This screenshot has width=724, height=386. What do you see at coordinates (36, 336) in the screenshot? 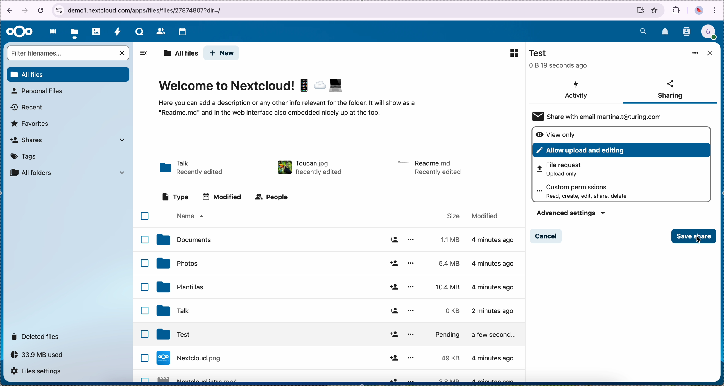
I see `deleted files` at bounding box center [36, 336].